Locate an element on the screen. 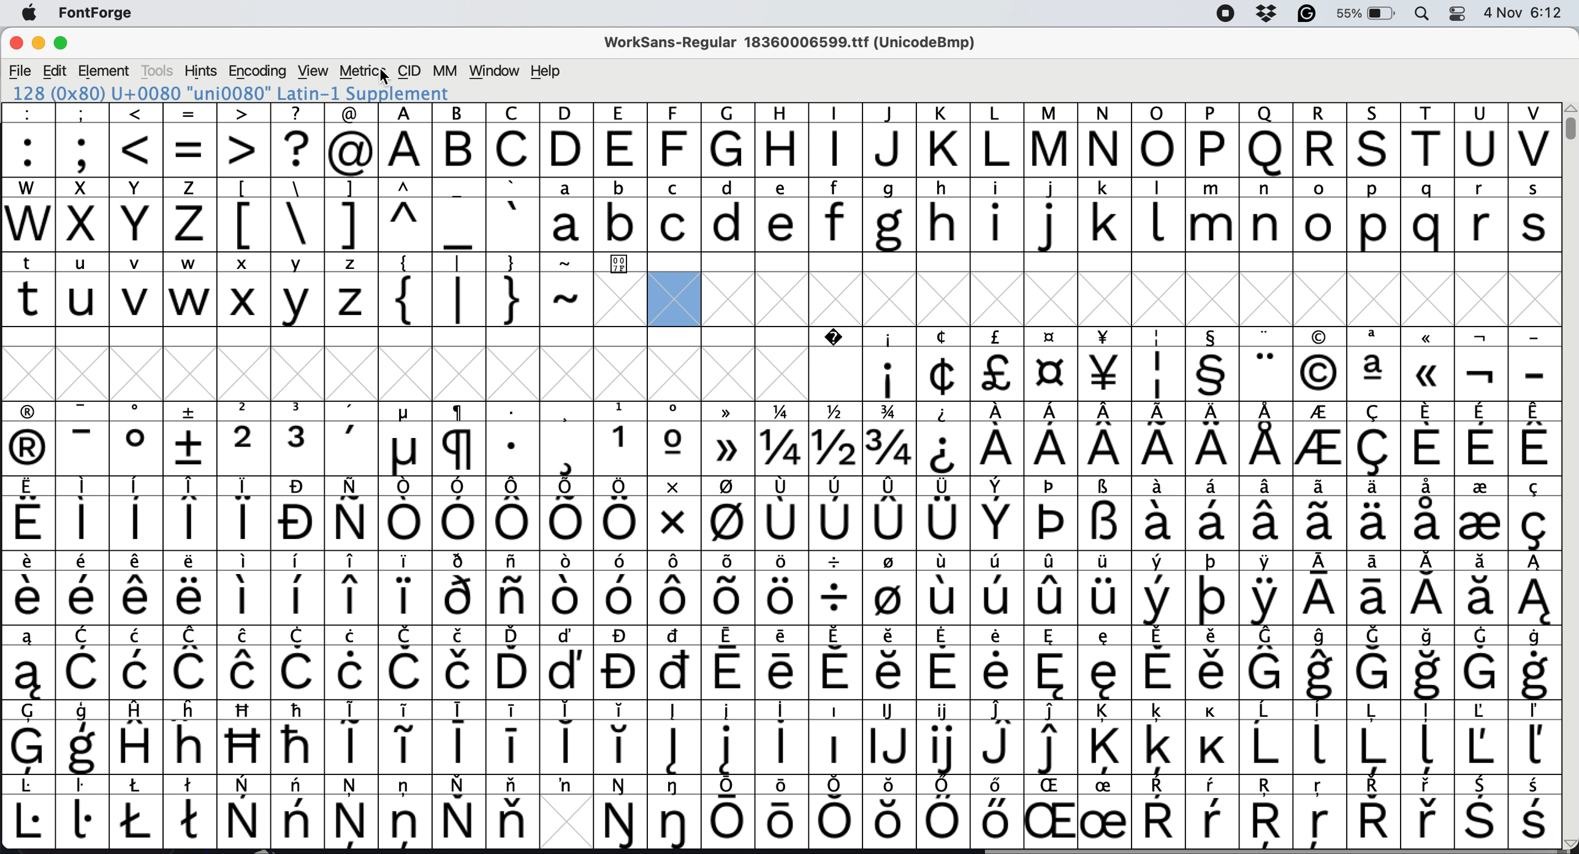 This screenshot has height=854, width=1579. lowercase letters is located at coordinates (191, 301).